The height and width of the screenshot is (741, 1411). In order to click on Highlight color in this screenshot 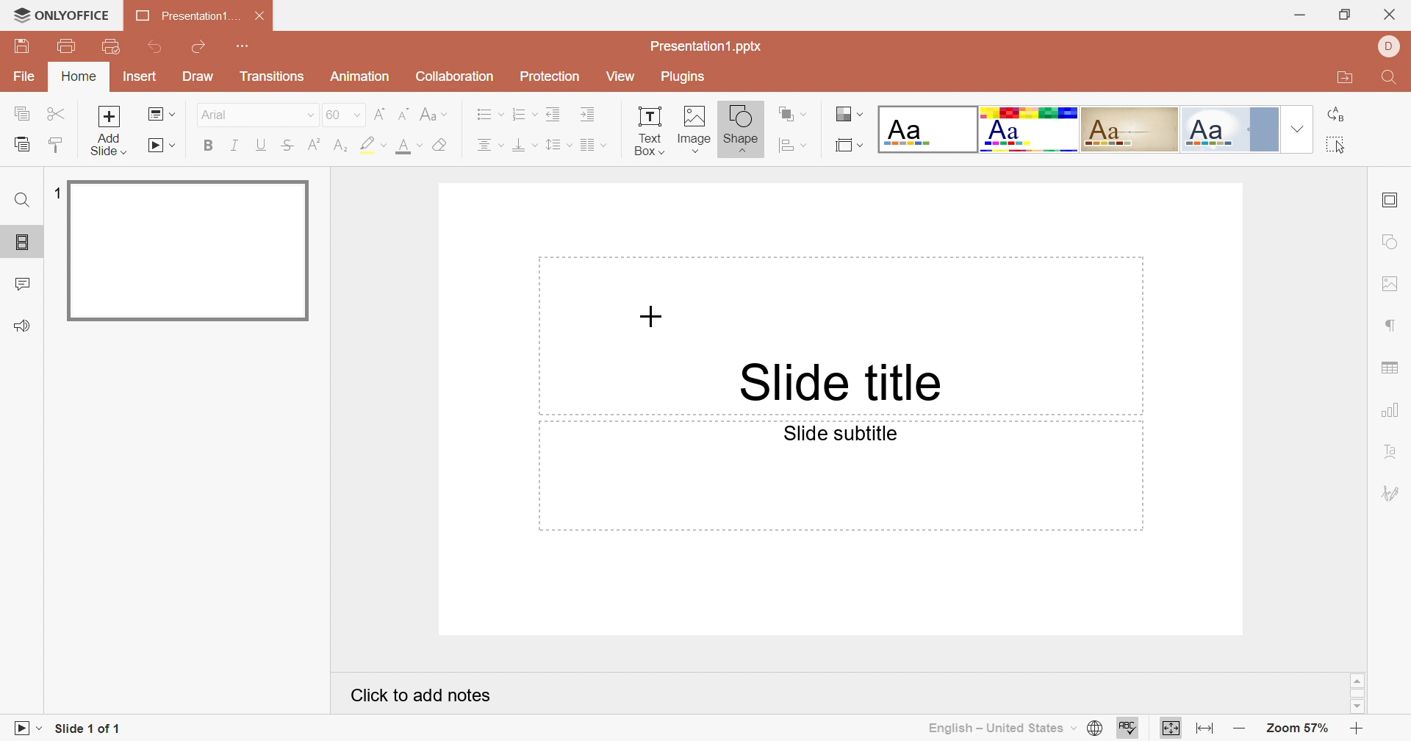, I will do `click(375, 146)`.